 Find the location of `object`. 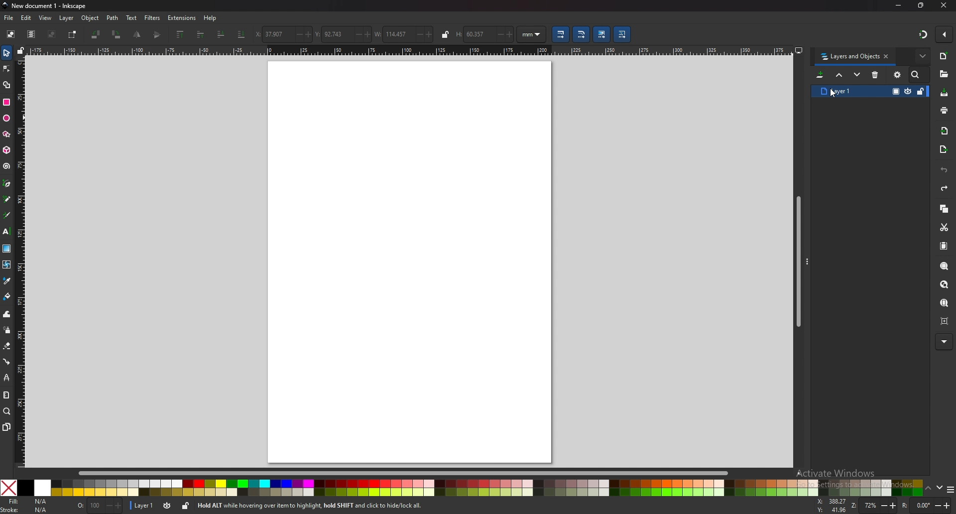

object is located at coordinates (90, 18).